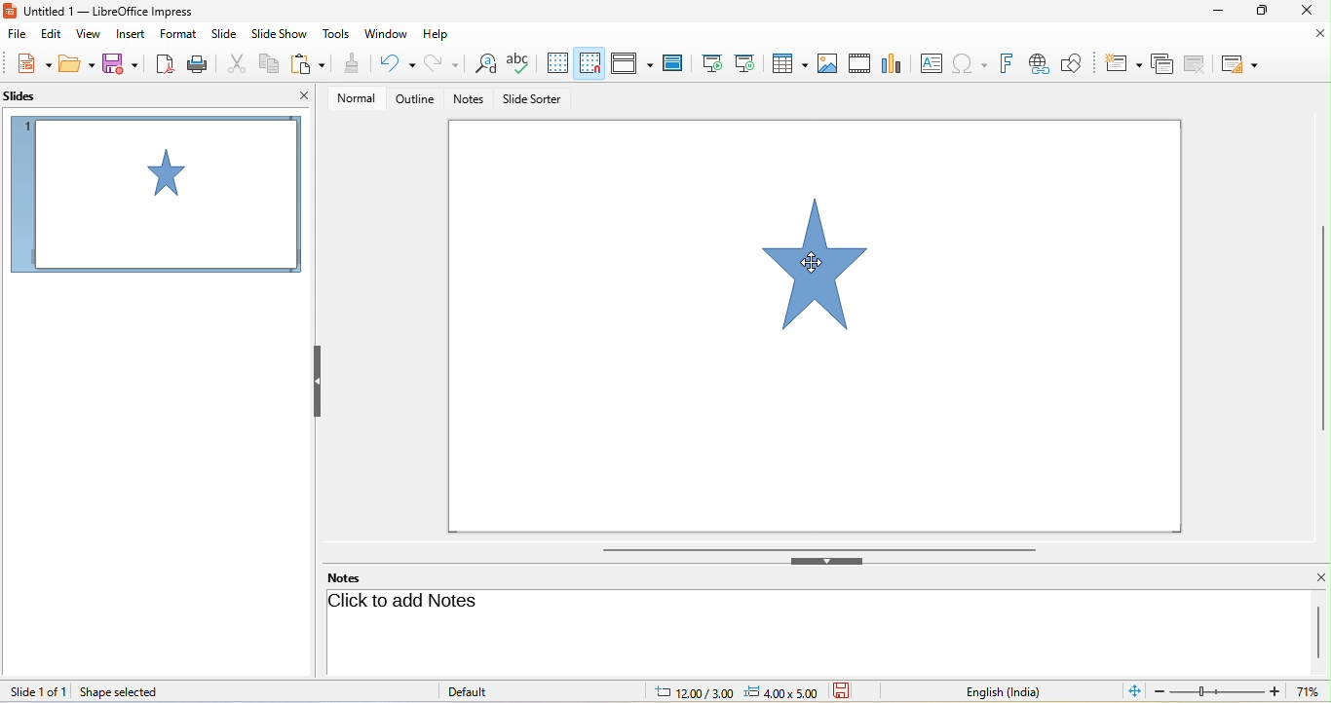 The width and height of the screenshot is (1331, 703). What do you see at coordinates (155, 198) in the screenshot?
I see `slide1` at bounding box center [155, 198].